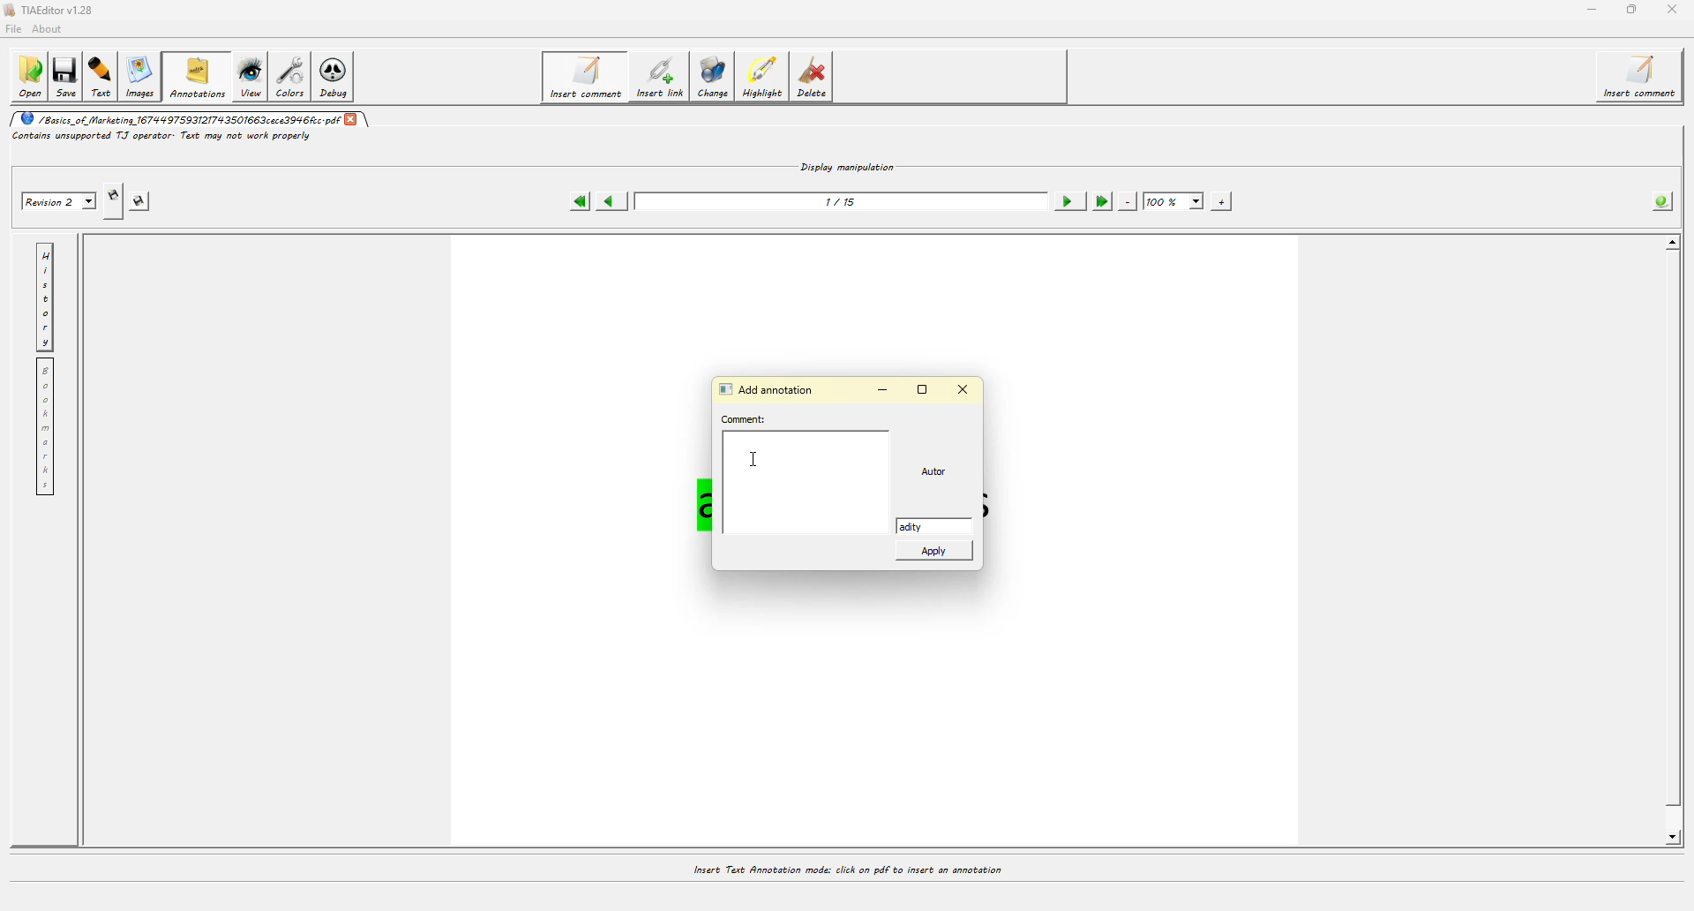 The height and width of the screenshot is (911, 1694). What do you see at coordinates (846, 870) in the screenshot?
I see `Insert Text Annotation mode: click on pdf to insert an annotation` at bounding box center [846, 870].